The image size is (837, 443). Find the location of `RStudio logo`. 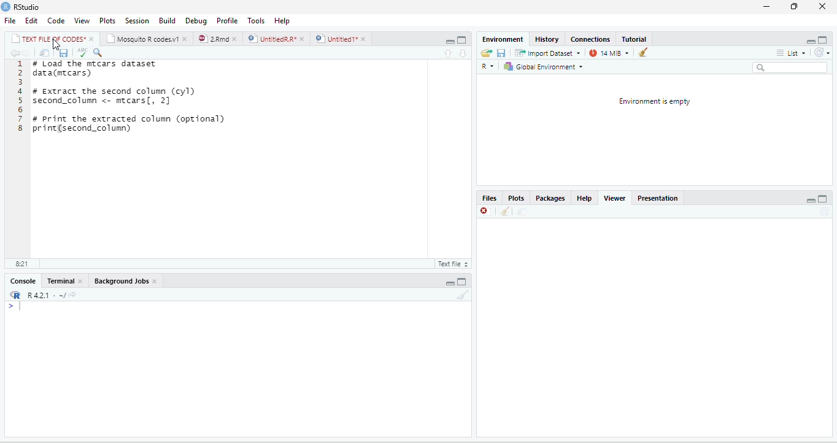

RStudio logo is located at coordinates (6, 7).